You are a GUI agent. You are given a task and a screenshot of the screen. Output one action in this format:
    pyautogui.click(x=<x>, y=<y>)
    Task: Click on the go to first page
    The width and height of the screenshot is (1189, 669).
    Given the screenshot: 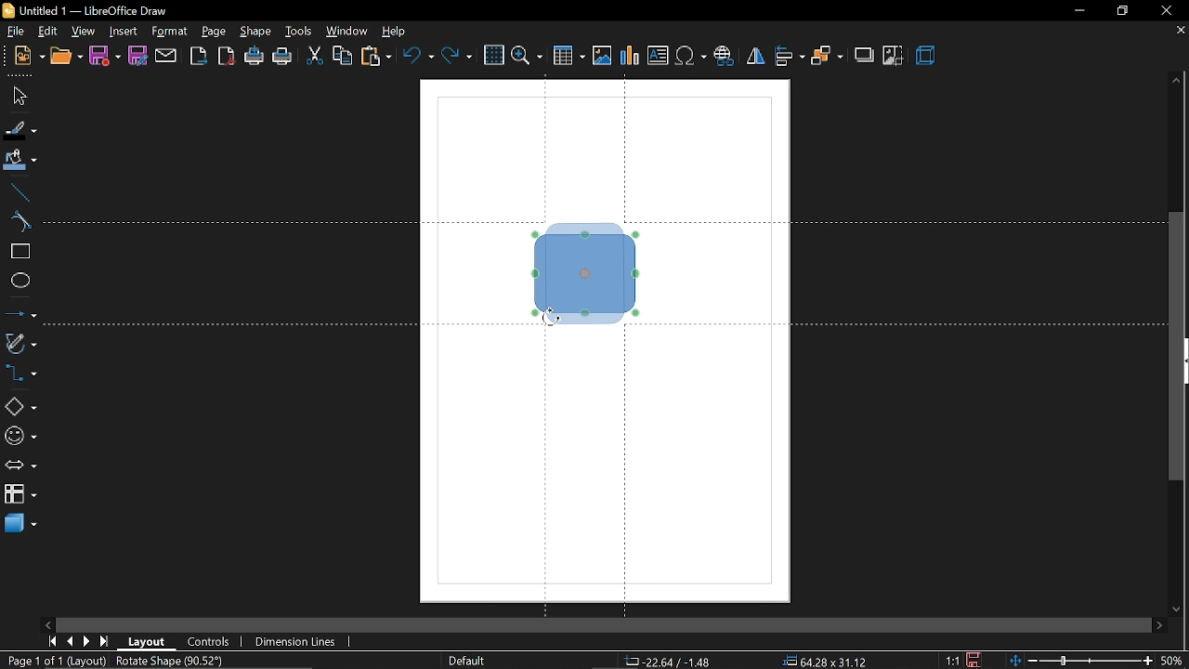 What is the action you would take?
    pyautogui.click(x=50, y=642)
    